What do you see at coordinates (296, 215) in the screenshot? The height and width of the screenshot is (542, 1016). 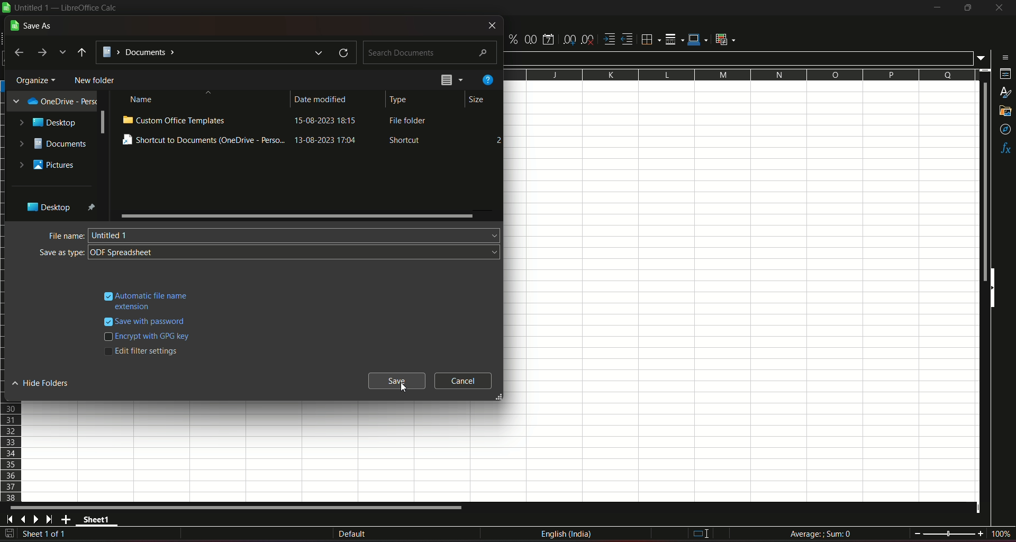 I see `scrollbar` at bounding box center [296, 215].